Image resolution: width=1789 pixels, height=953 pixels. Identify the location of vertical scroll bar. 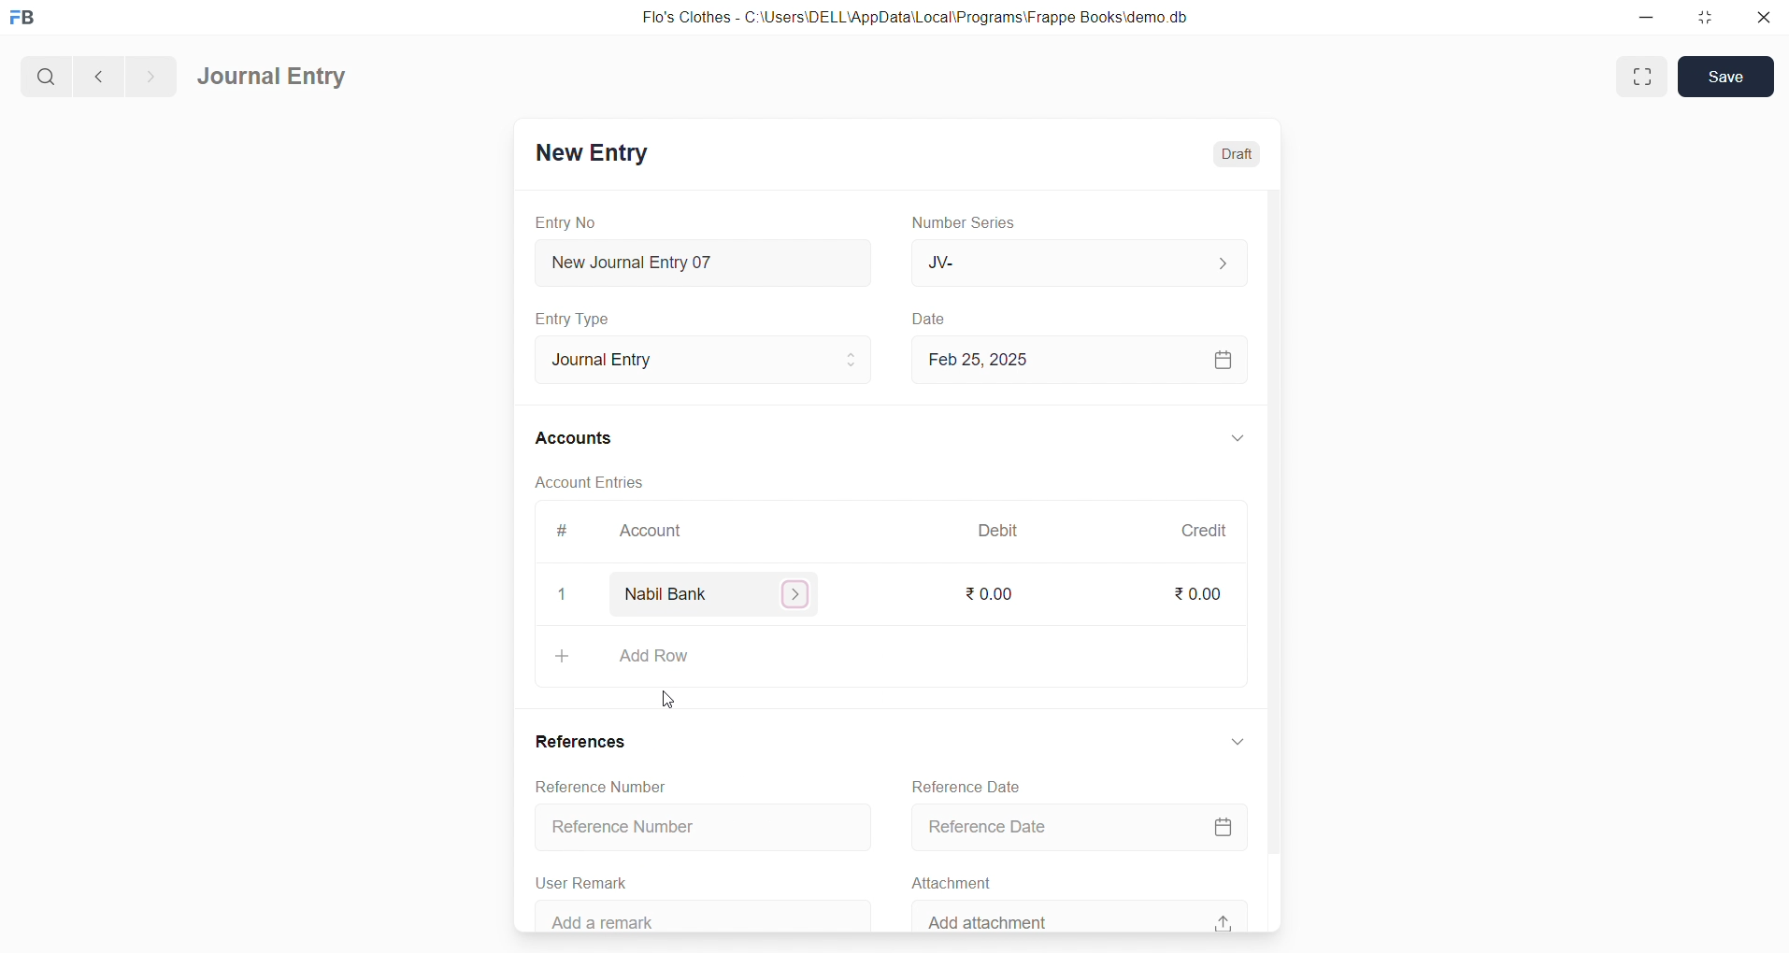
(1273, 558).